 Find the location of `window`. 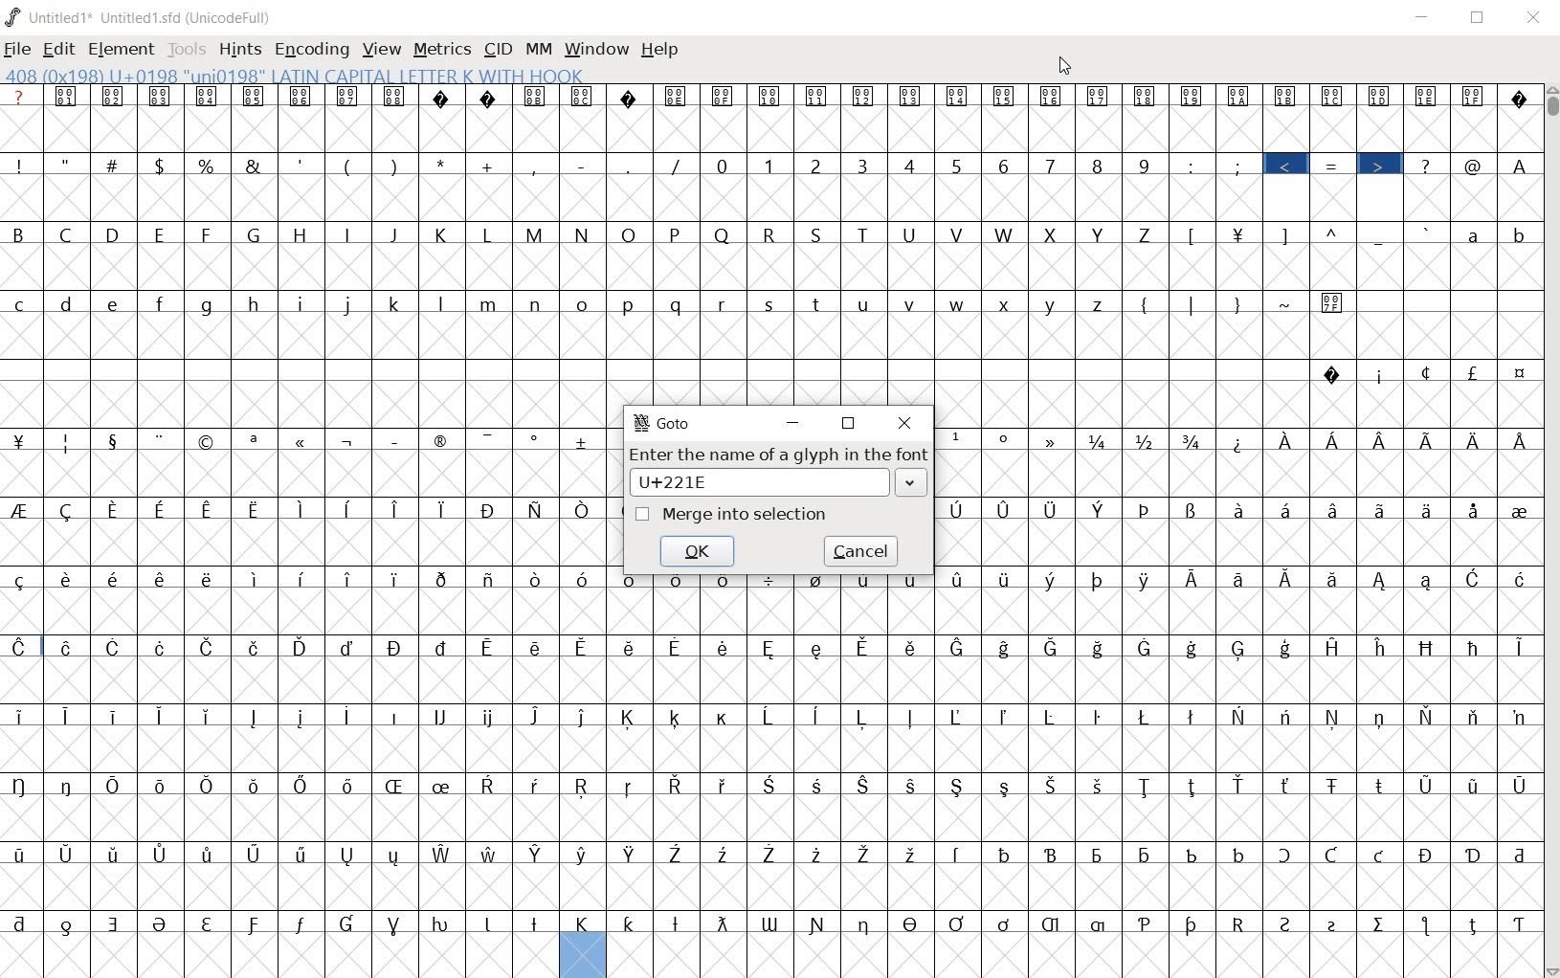

window is located at coordinates (596, 51).